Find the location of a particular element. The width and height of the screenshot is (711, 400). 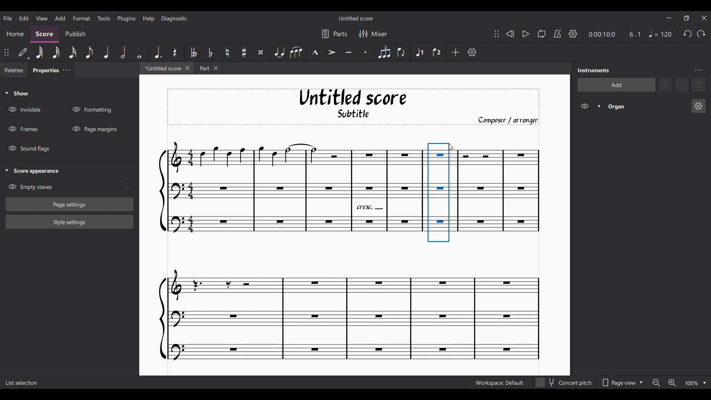

Add is located at coordinates (455, 52).